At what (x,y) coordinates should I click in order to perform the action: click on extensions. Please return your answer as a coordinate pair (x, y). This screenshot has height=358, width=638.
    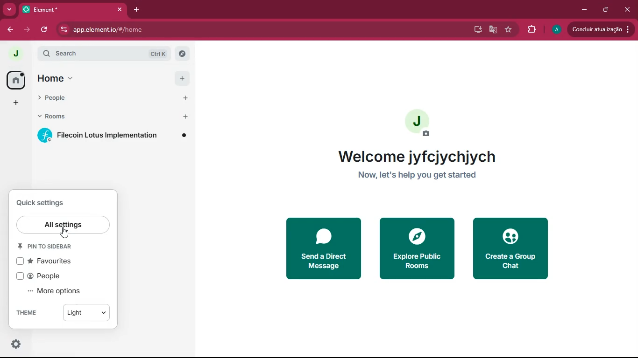
    Looking at the image, I should click on (533, 30).